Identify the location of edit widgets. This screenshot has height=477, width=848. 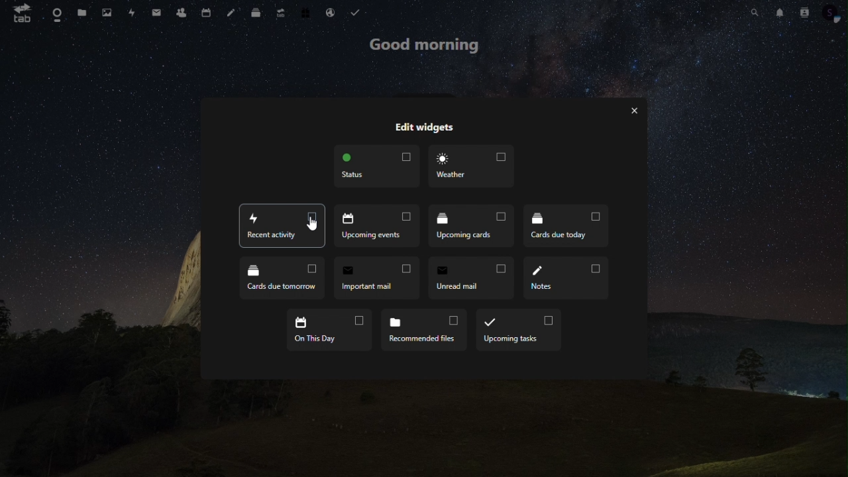
(423, 125).